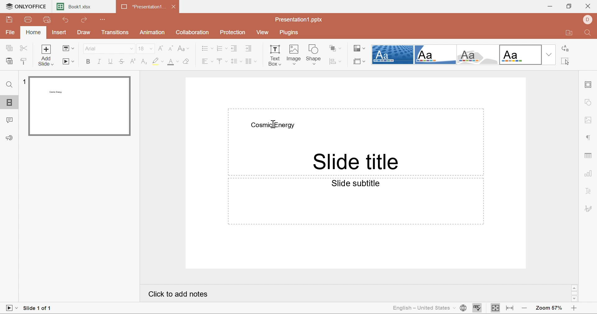  I want to click on Signature settings, so click(590, 208).